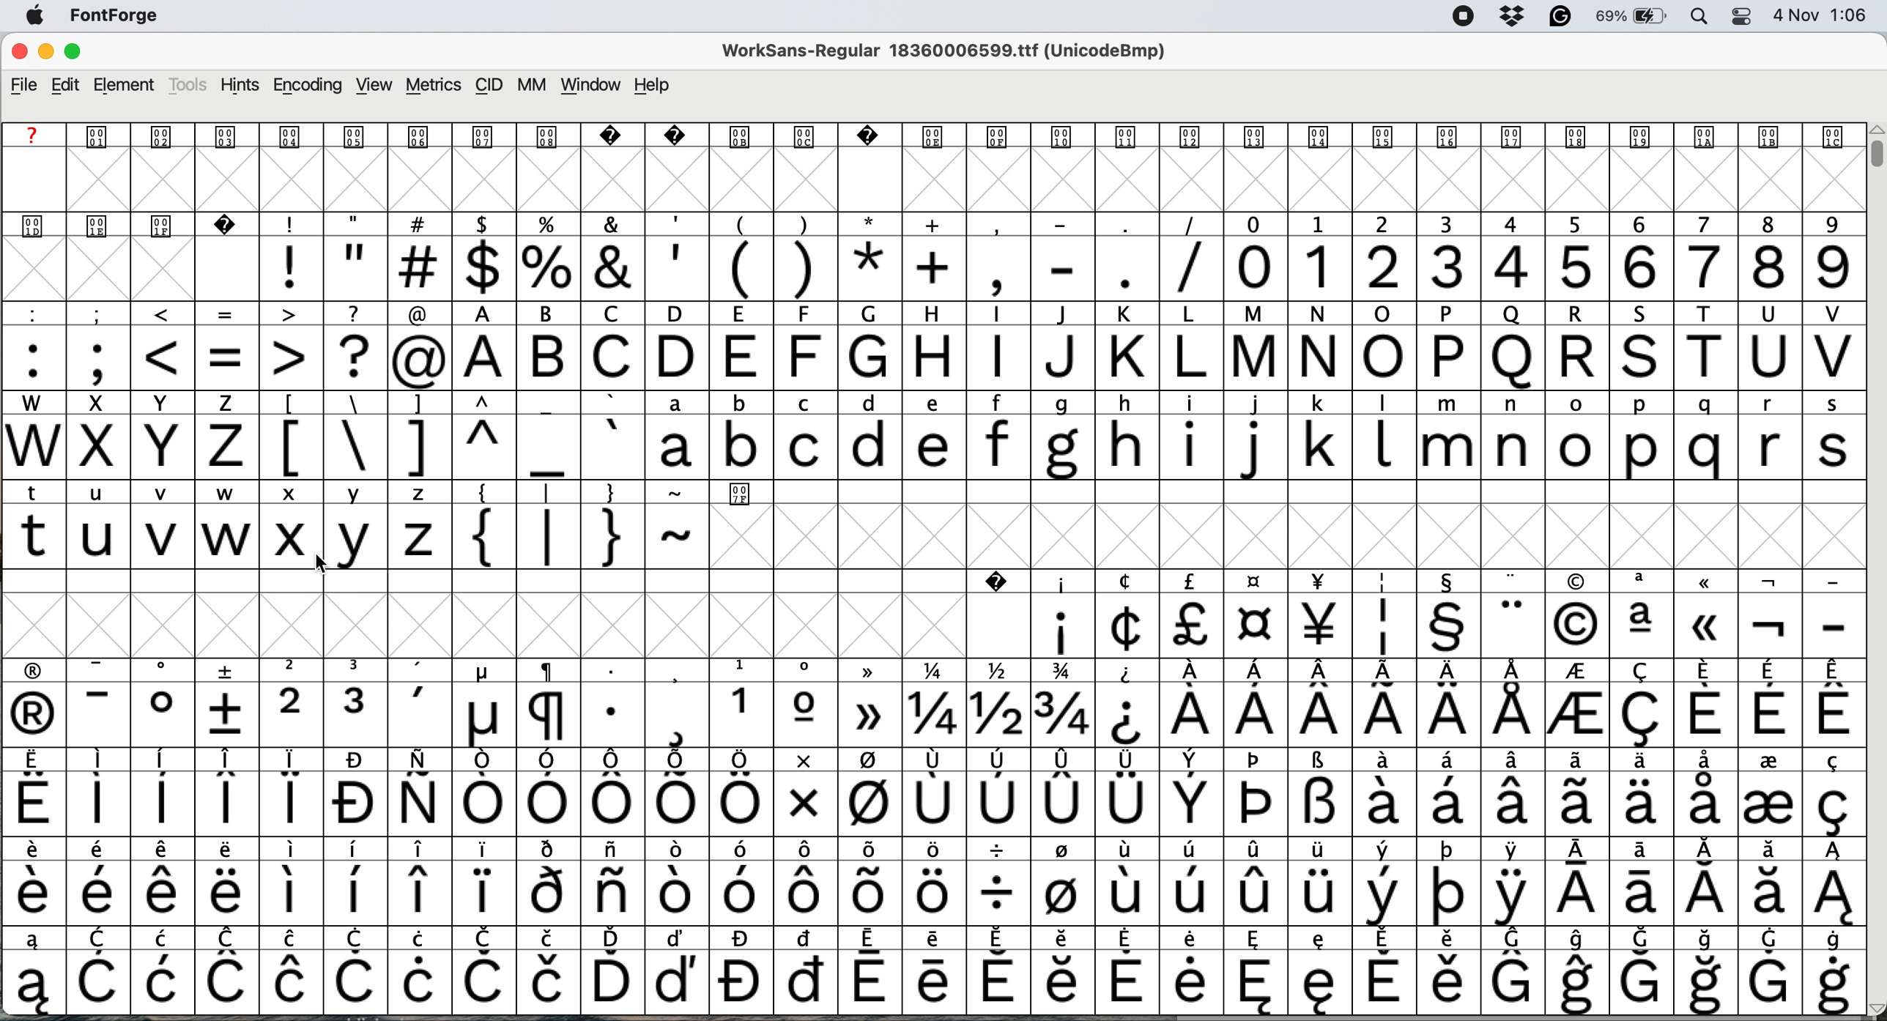 This screenshot has width=1887, height=1021. What do you see at coordinates (1409, 581) in the screenshot?
I see `special characters` at bounding box center [1409, 581].